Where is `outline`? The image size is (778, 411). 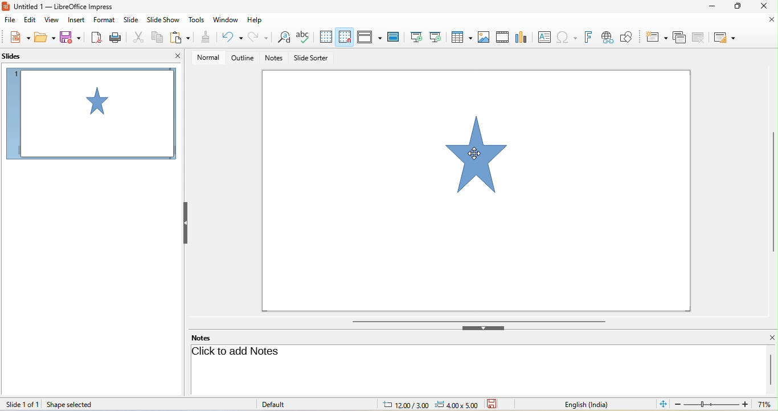 outline is located at coordinates (244, 60).